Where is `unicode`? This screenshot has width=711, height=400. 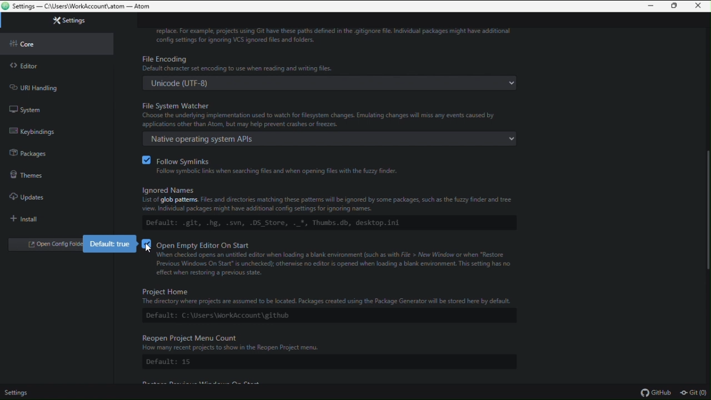 unicode is located at coordinates (332, 82).